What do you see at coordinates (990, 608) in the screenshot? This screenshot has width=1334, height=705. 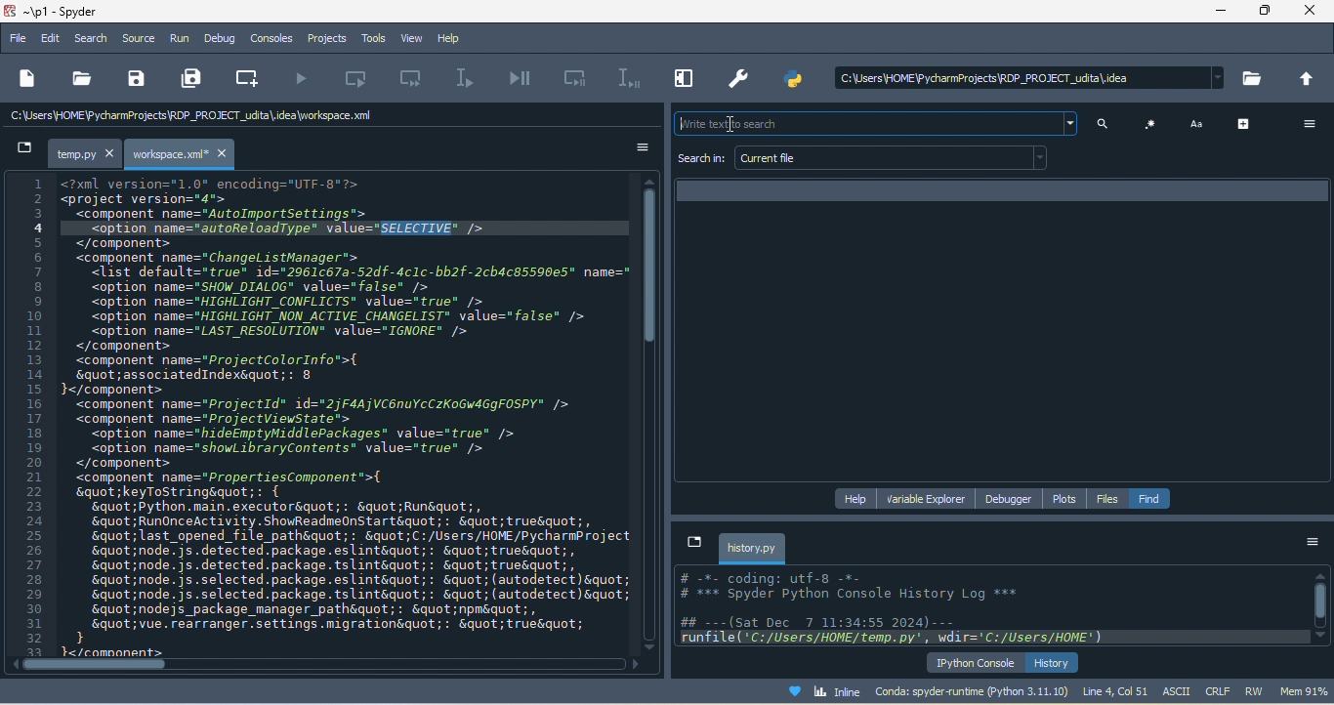 I see `ipython console pane text` at bounding box center [990, 608].